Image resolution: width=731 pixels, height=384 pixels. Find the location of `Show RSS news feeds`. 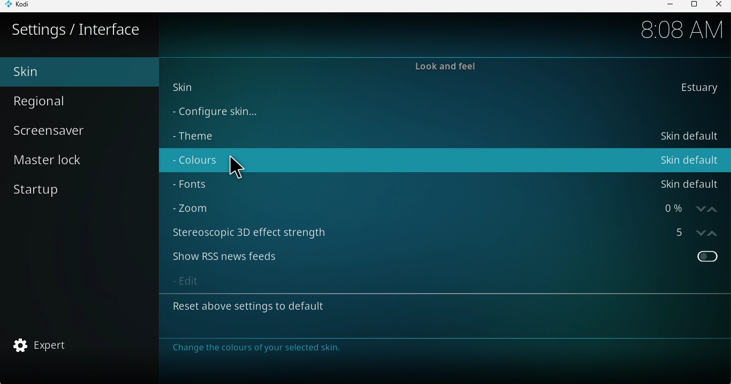

Show RSS news feeds is located at coordinates (443, 257).